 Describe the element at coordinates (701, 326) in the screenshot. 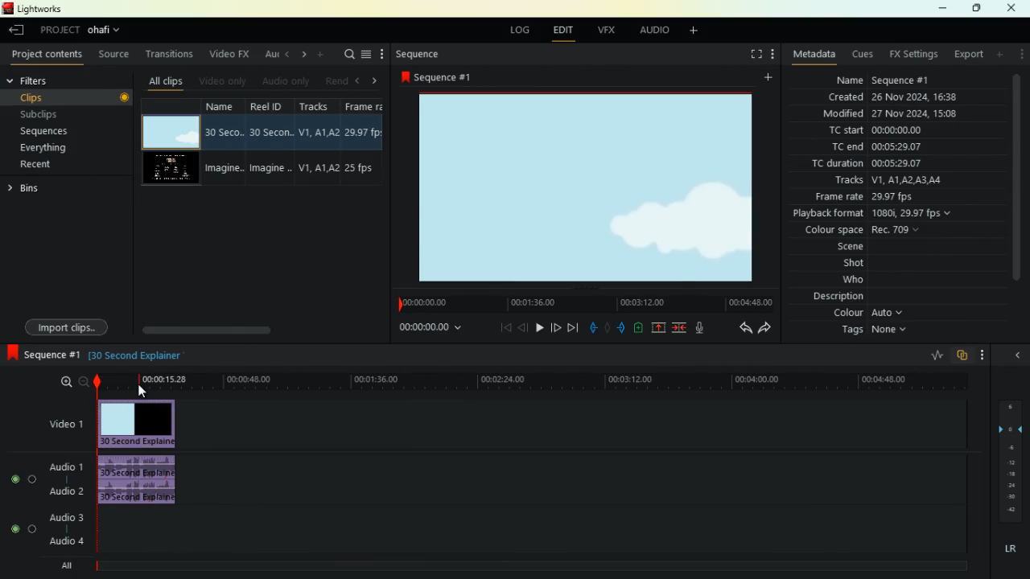

I see `mic` at that location.